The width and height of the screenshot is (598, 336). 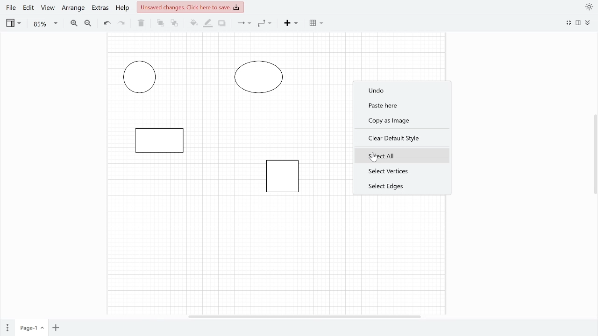 What do you see at coordinates (283, 175) in the screenshot?
I see `rectangle` at bounding box center [283, 175].